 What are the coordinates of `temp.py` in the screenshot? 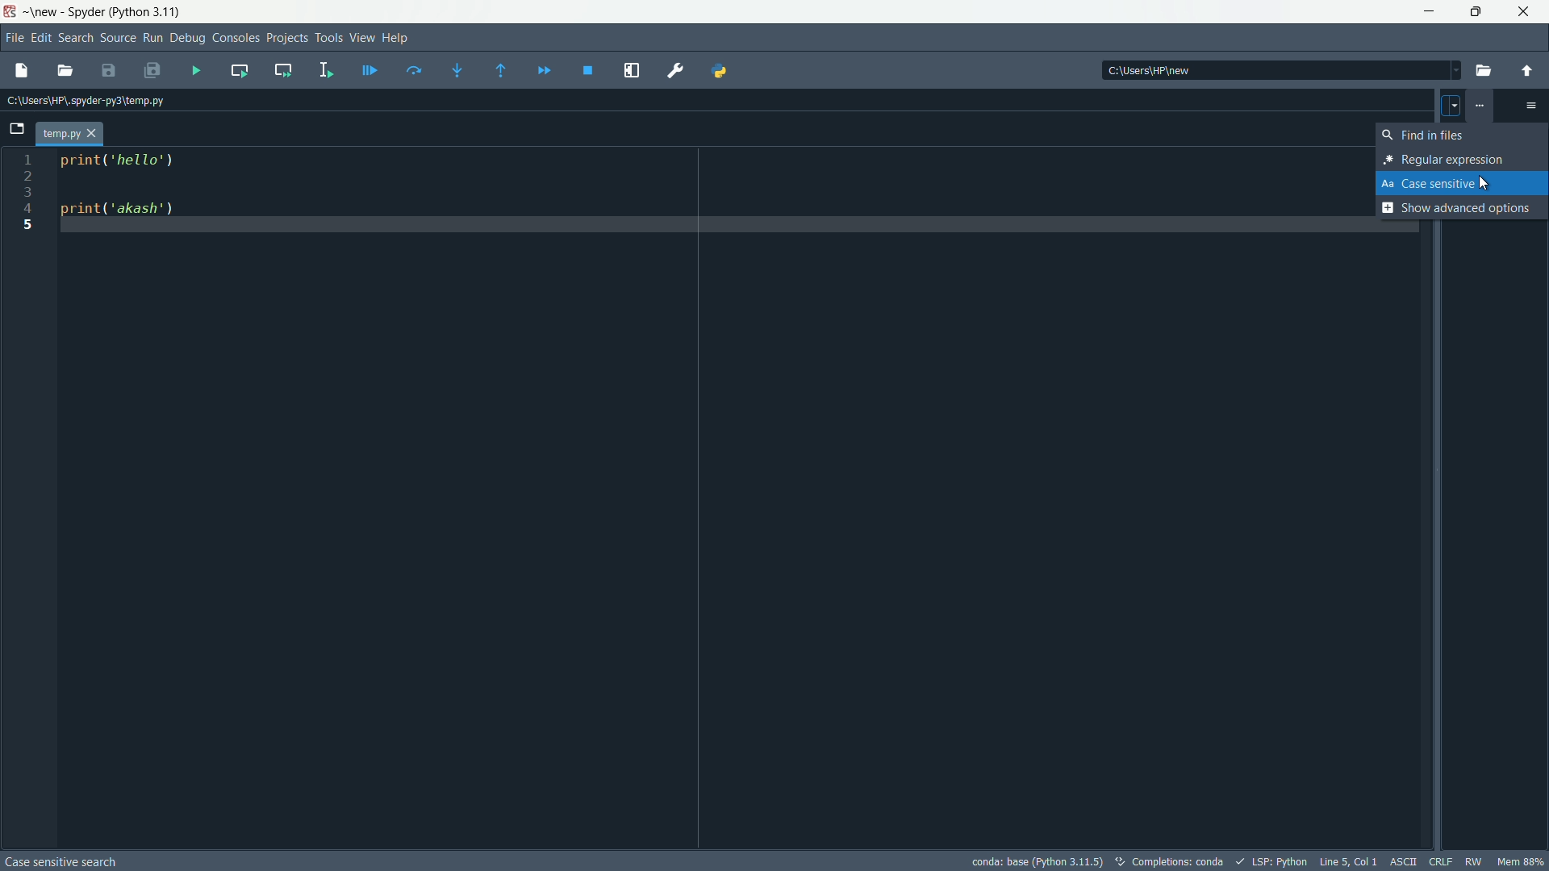 It's located at (71, 134).